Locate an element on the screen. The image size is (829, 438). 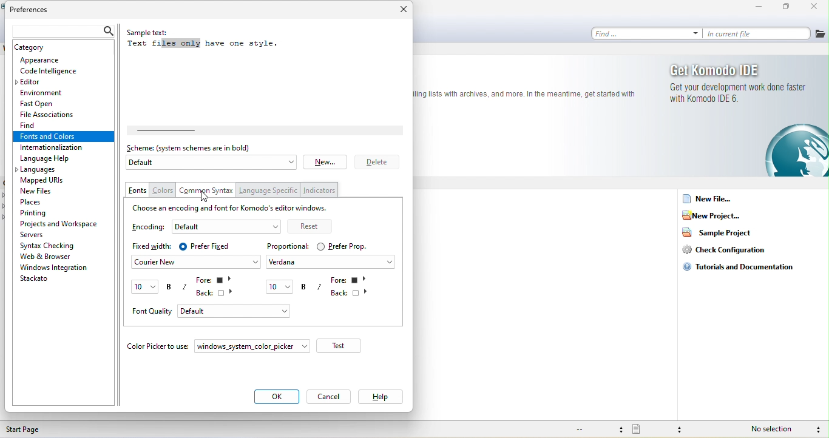
bold is located at coordinates (171, 289).